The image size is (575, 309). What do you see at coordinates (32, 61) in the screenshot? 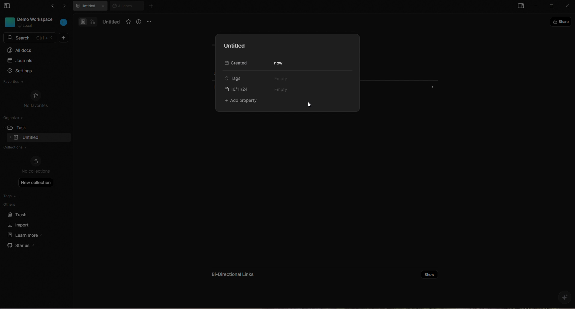
I see `journals` at bounding box center [32, 61].